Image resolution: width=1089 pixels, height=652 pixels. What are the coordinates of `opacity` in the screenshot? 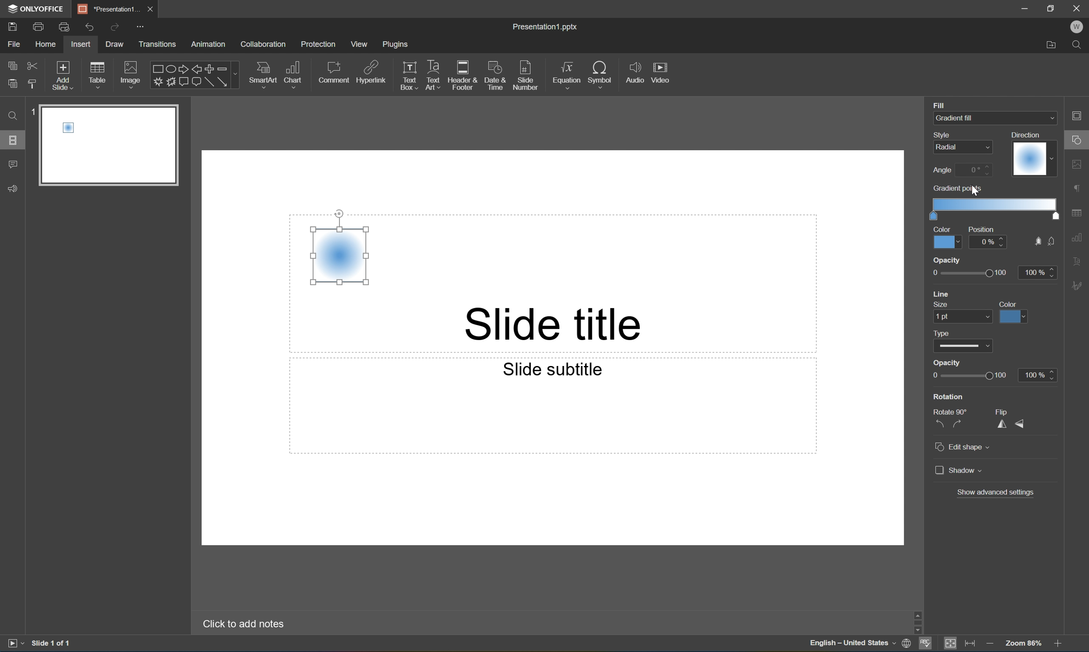 It's located at (992, 271).